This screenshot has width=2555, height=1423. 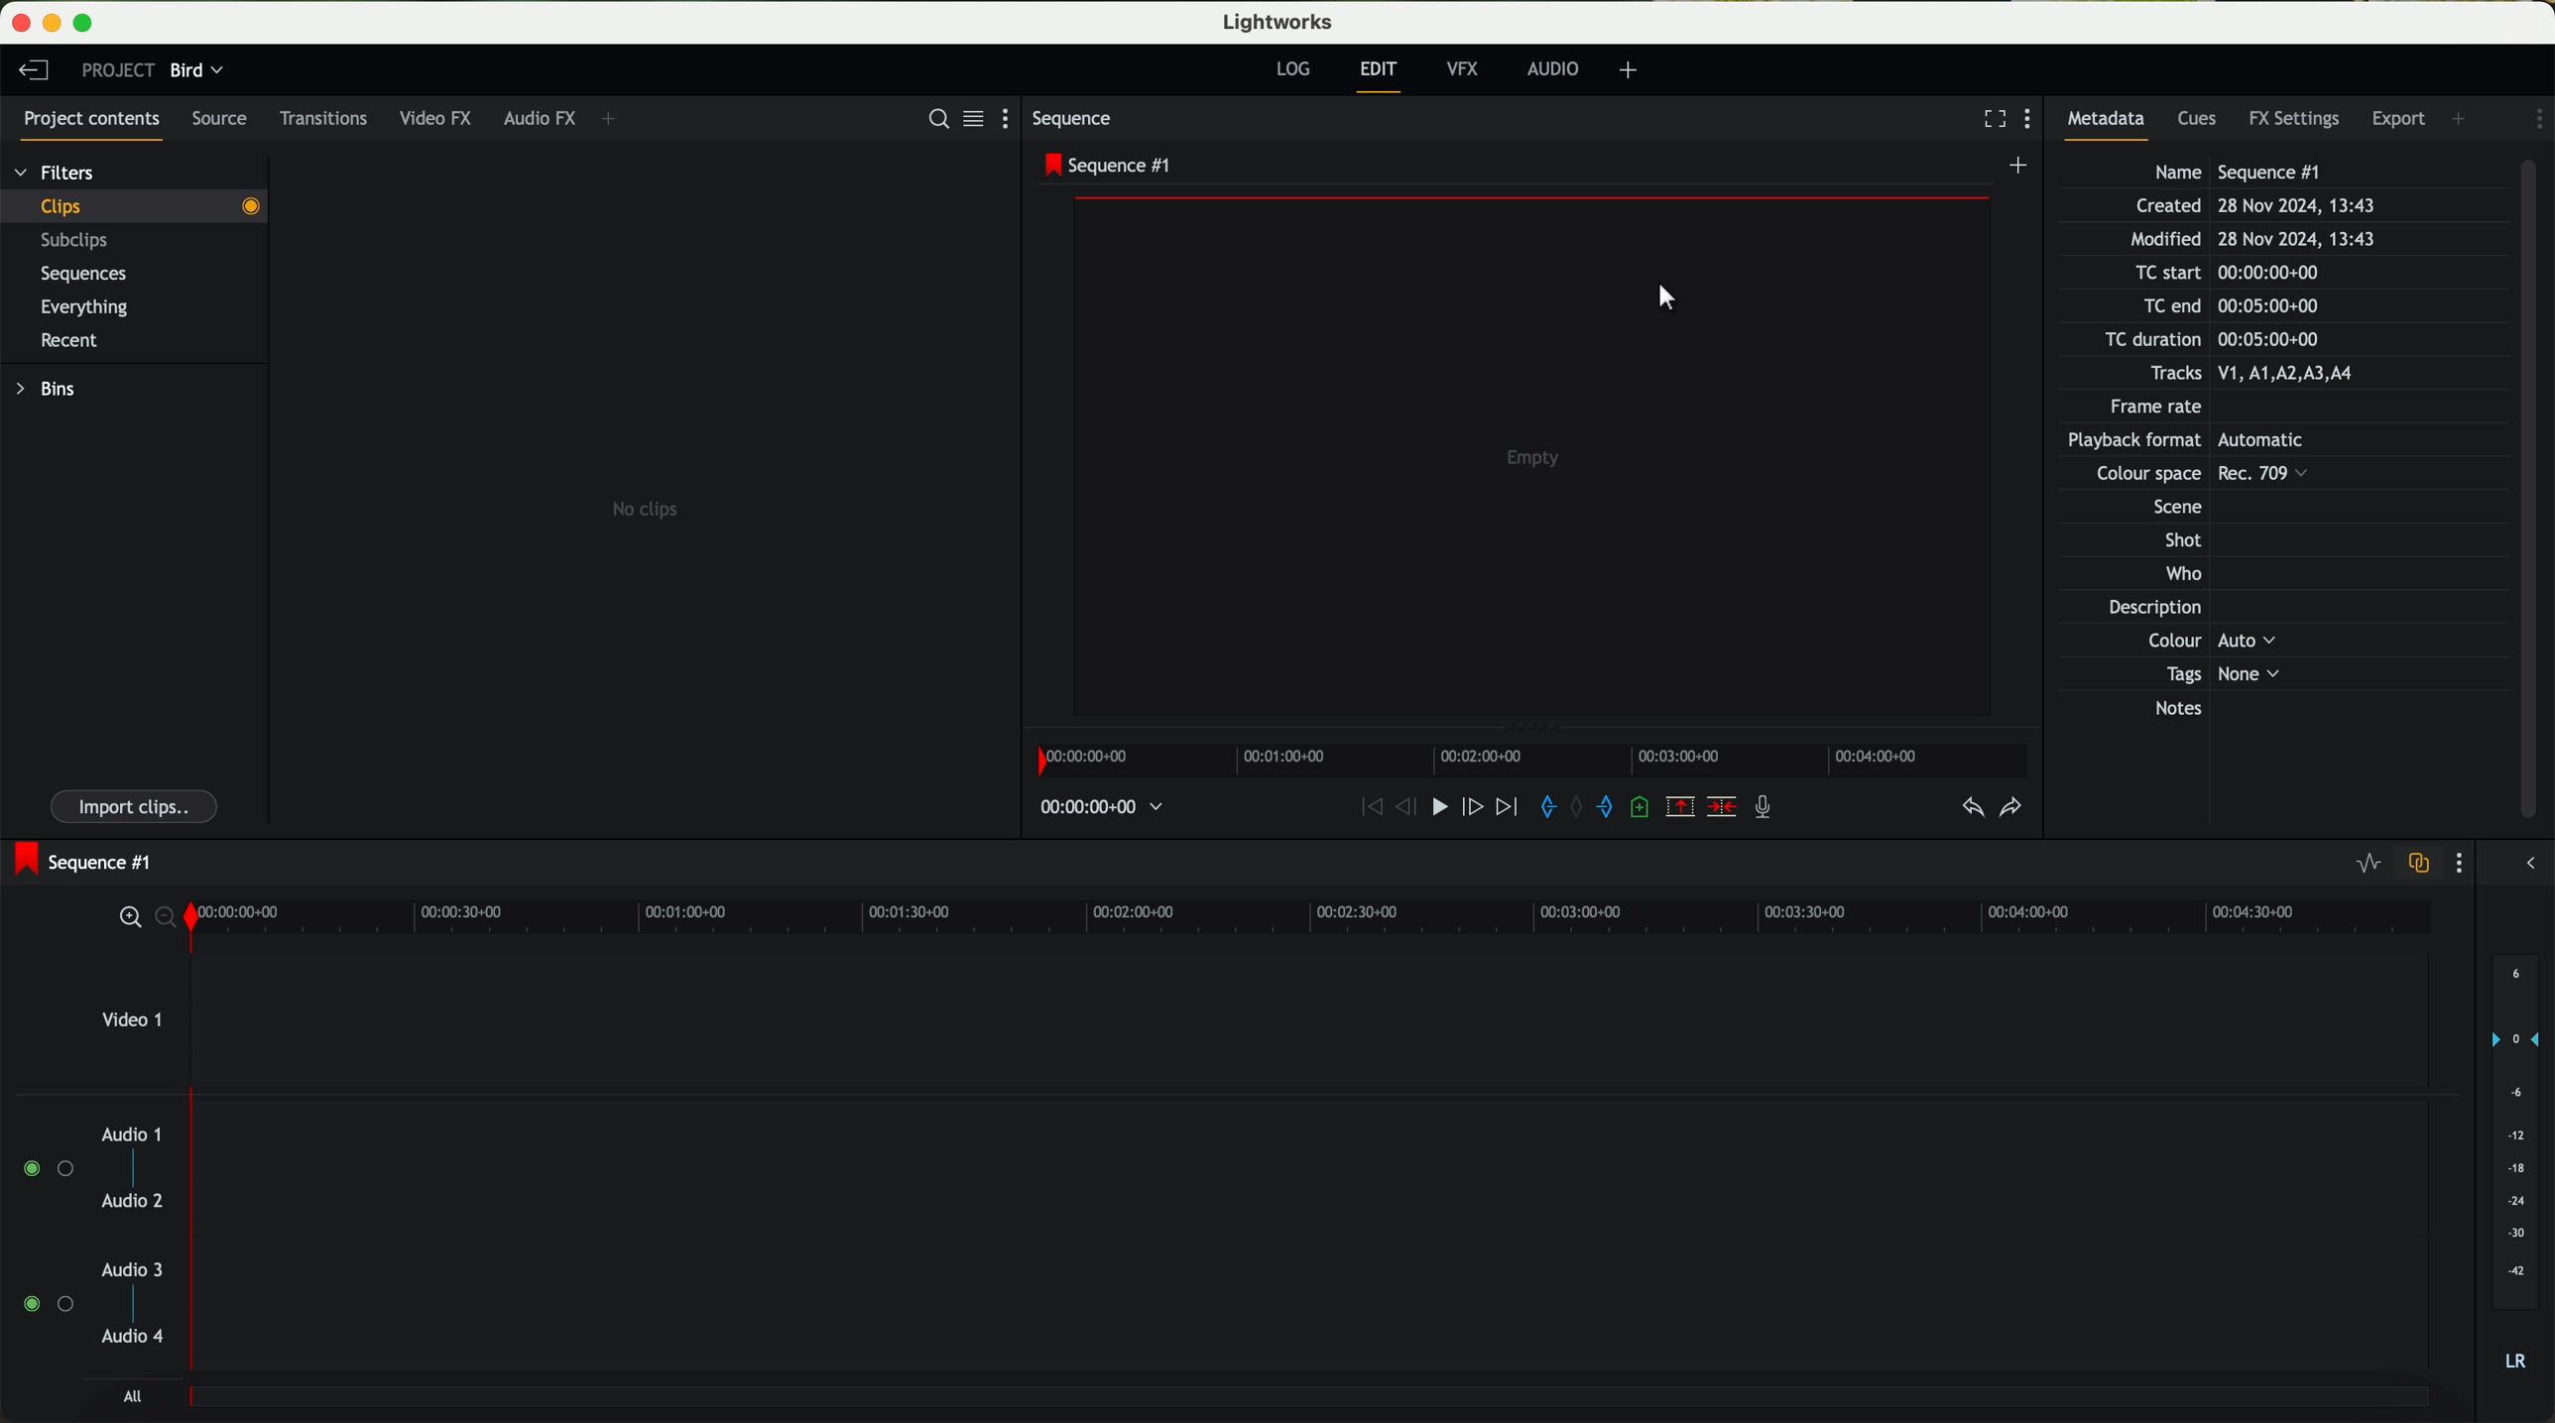 I want to click on delete, so click(x=1724, y=808).